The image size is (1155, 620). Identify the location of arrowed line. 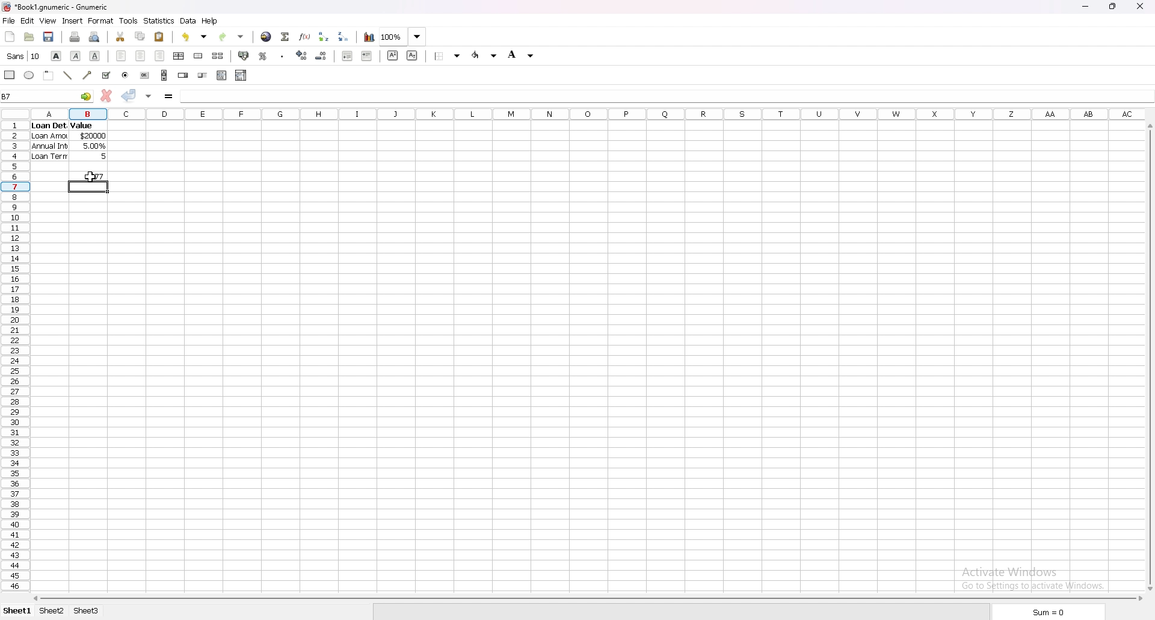
(88, 75).